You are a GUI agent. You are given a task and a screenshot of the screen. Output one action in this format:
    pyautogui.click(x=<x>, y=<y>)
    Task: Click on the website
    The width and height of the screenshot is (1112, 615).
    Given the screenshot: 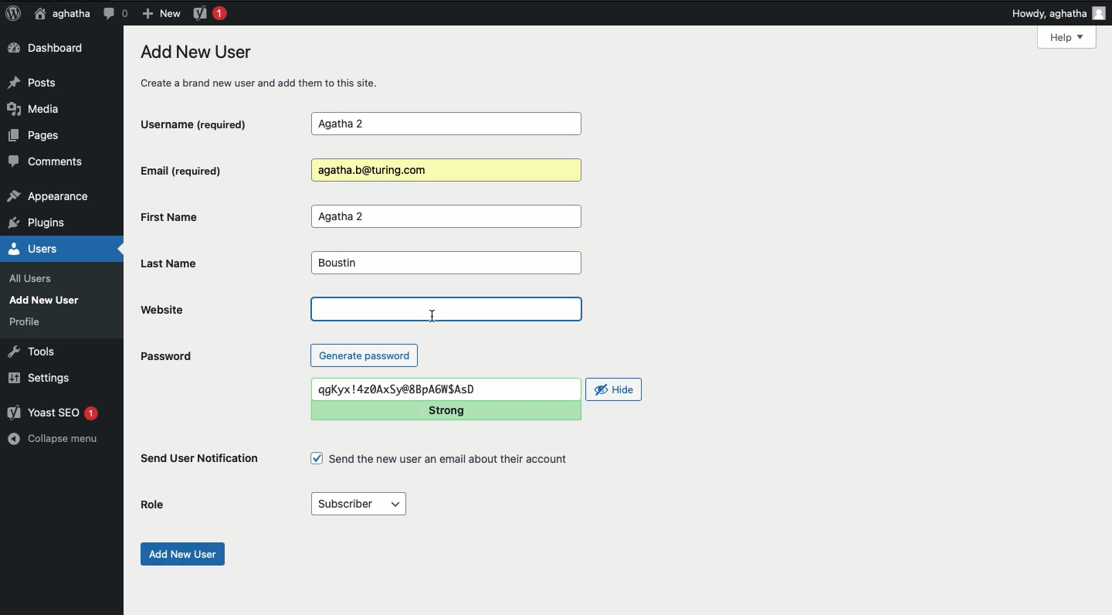 What is the action you would take?
    pyautogui.click(x=447, y=309)
    